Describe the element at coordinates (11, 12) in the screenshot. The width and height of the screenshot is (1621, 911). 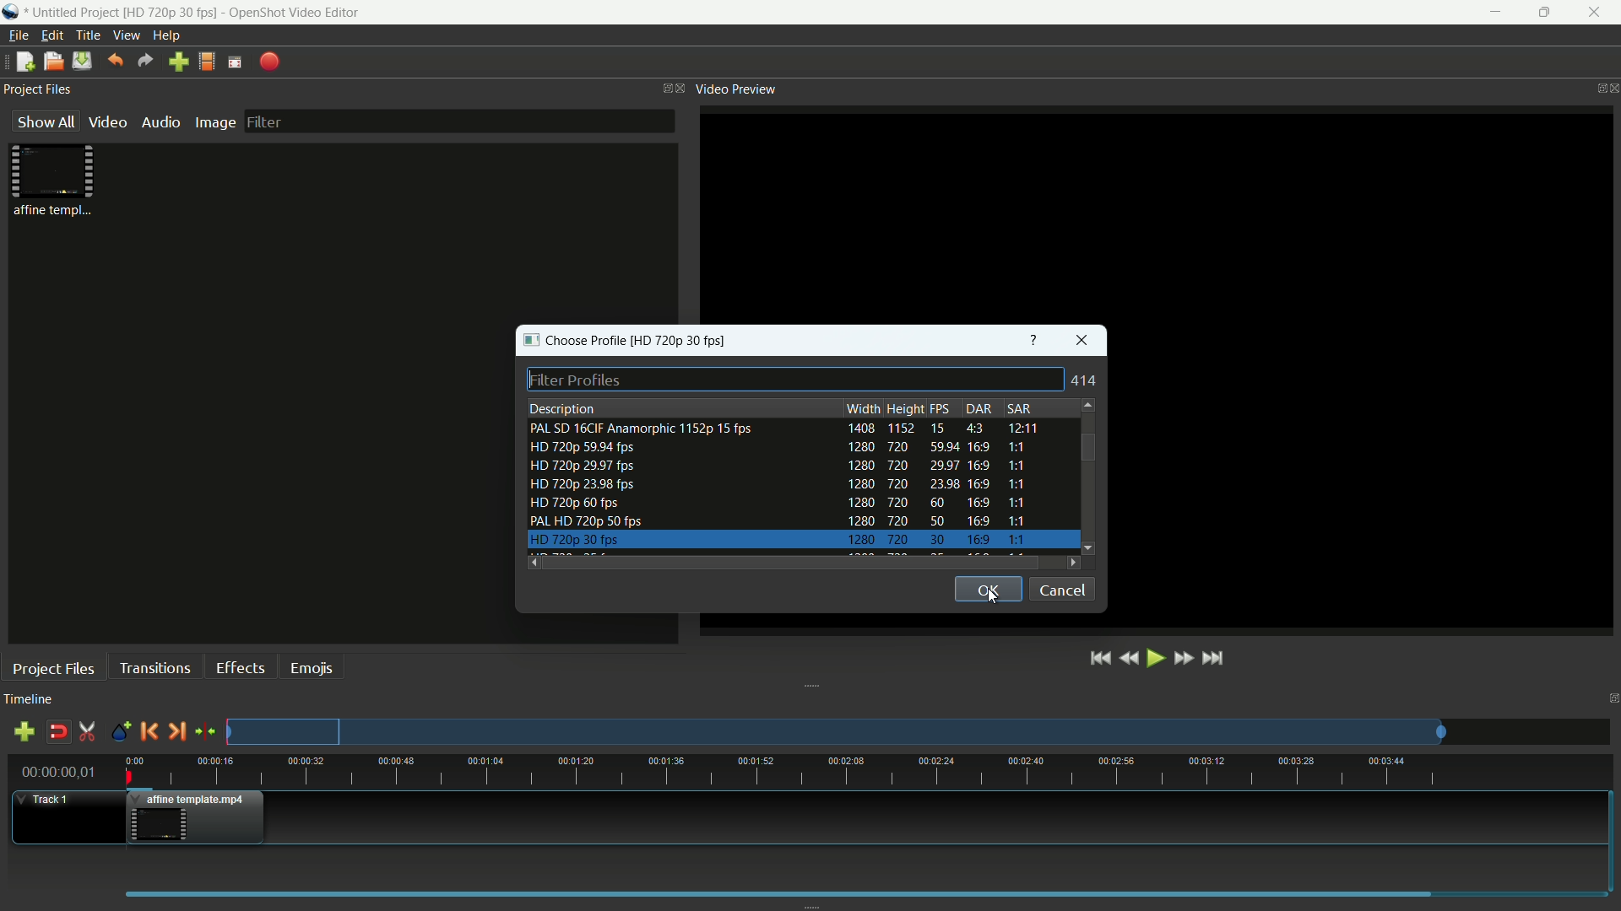
I see `app icon` at that location.